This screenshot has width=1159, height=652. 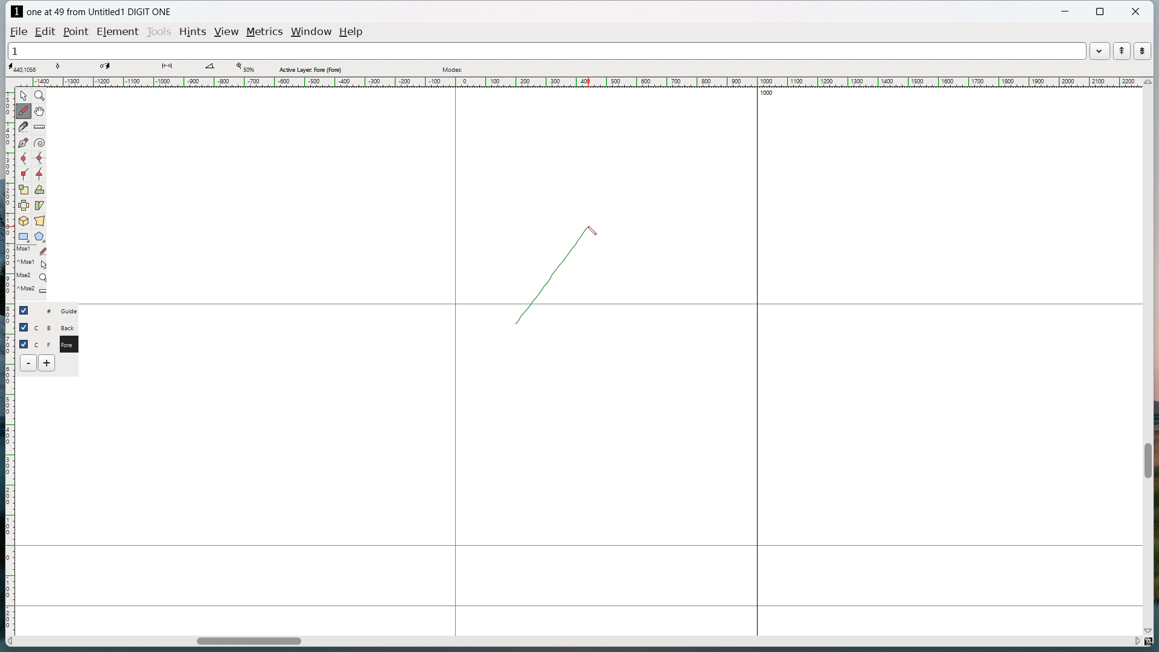 I want to click on polygon/star, so click(x=40, y=236).